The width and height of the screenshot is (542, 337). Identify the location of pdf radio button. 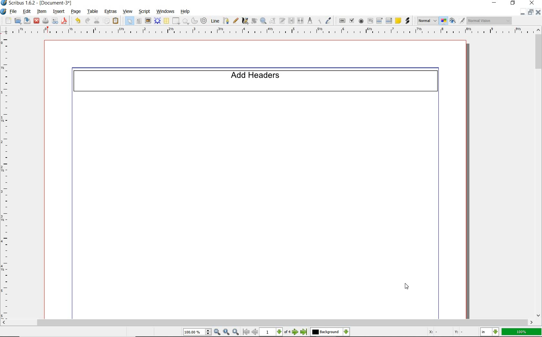
(362, 21).